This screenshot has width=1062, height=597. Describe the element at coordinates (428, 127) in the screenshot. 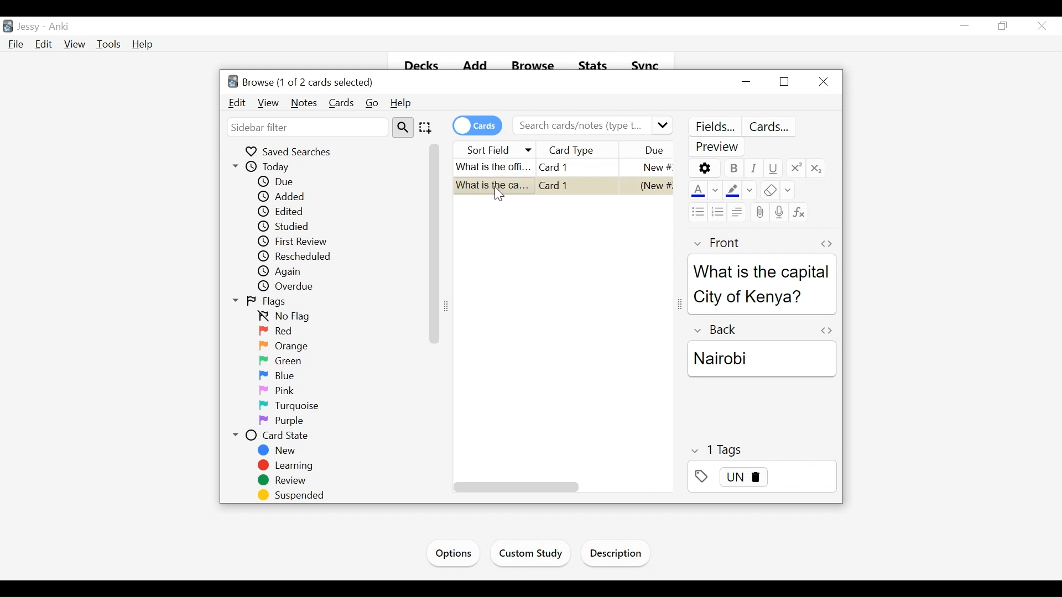

I see `` at that location.